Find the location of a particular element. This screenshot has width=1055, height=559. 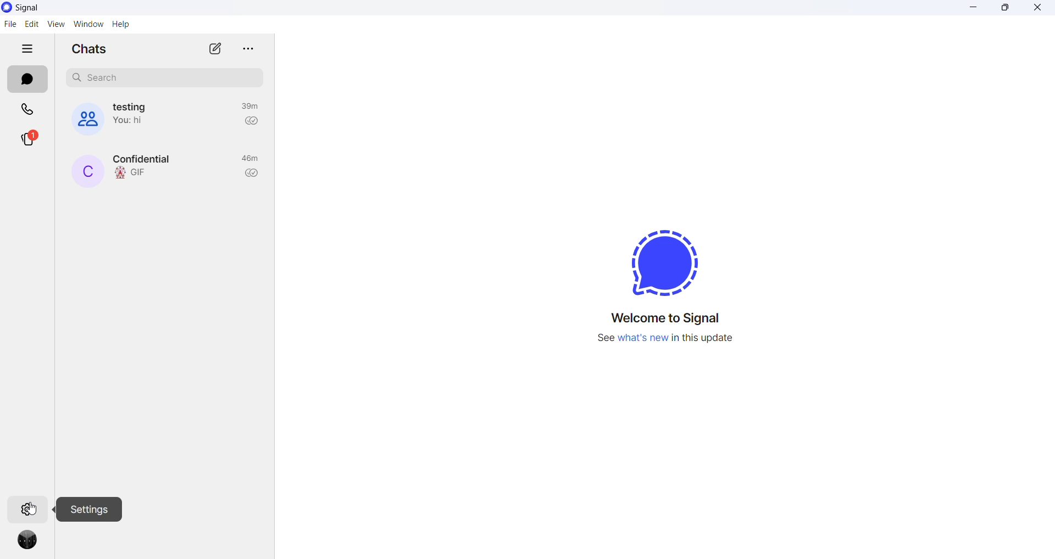

settings is located at coordinates (87, 508).